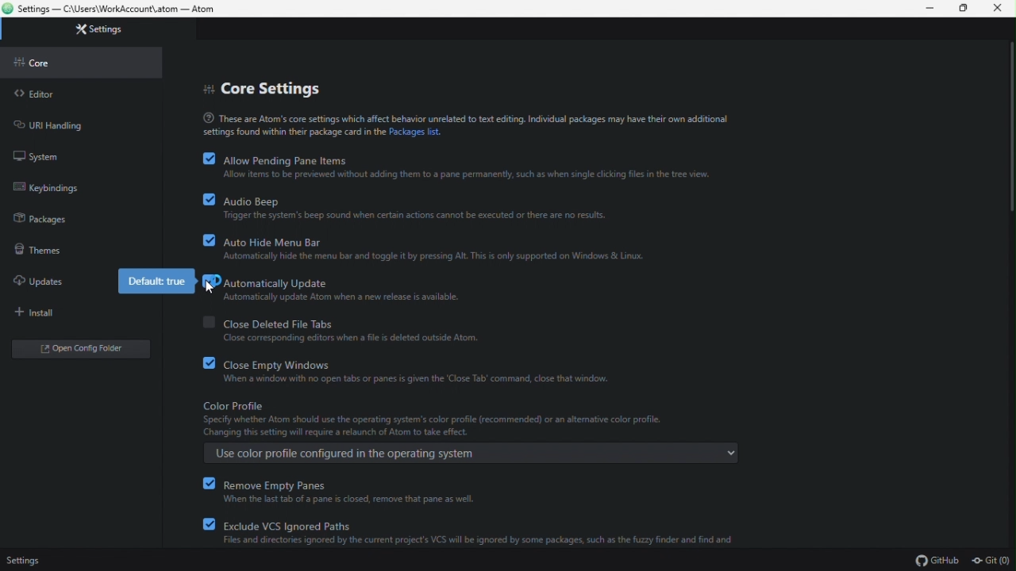 Image resolution: width=1016 pixels, height=571 pixels. I want to click on auto hide menu bar, so click(425, 247).